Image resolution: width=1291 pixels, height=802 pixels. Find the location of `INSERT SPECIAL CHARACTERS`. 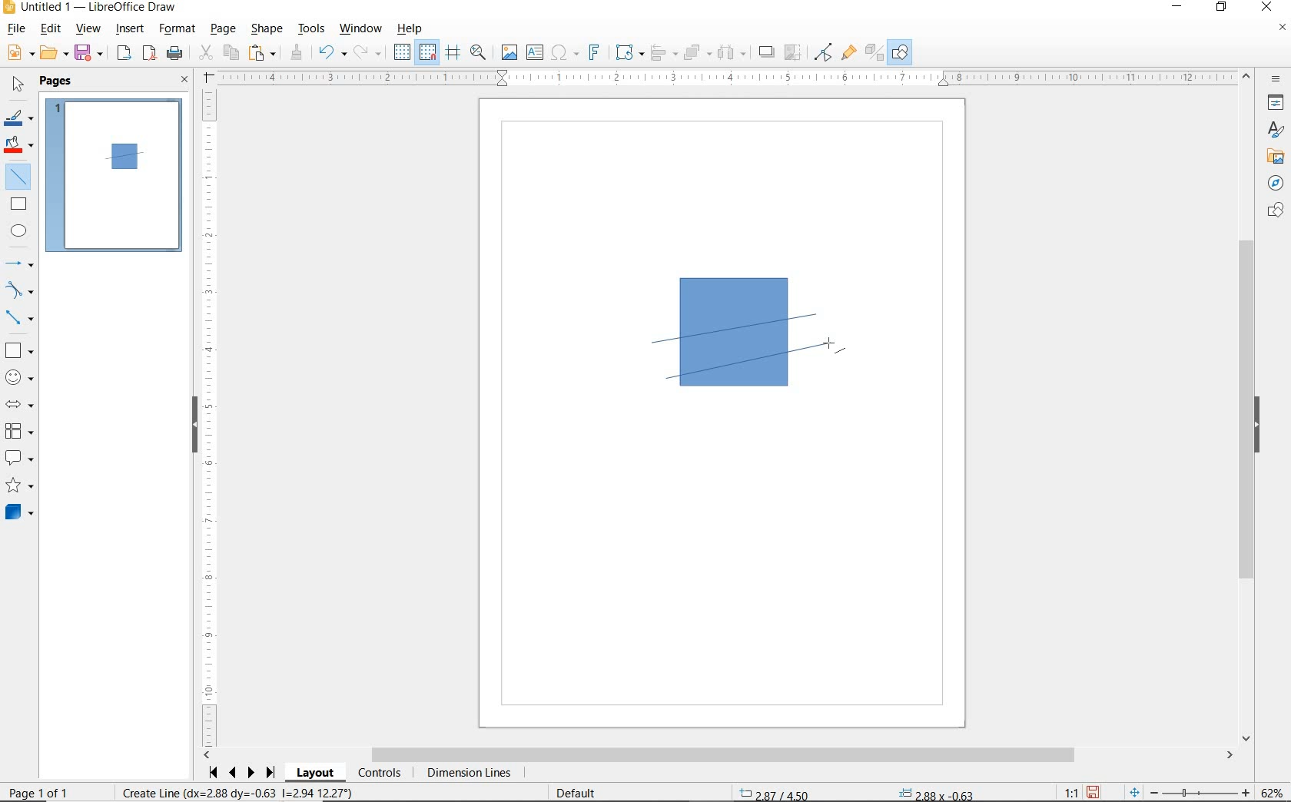

INSERT SPECIAL CHARACTERS is located at coordinates (563, 53).